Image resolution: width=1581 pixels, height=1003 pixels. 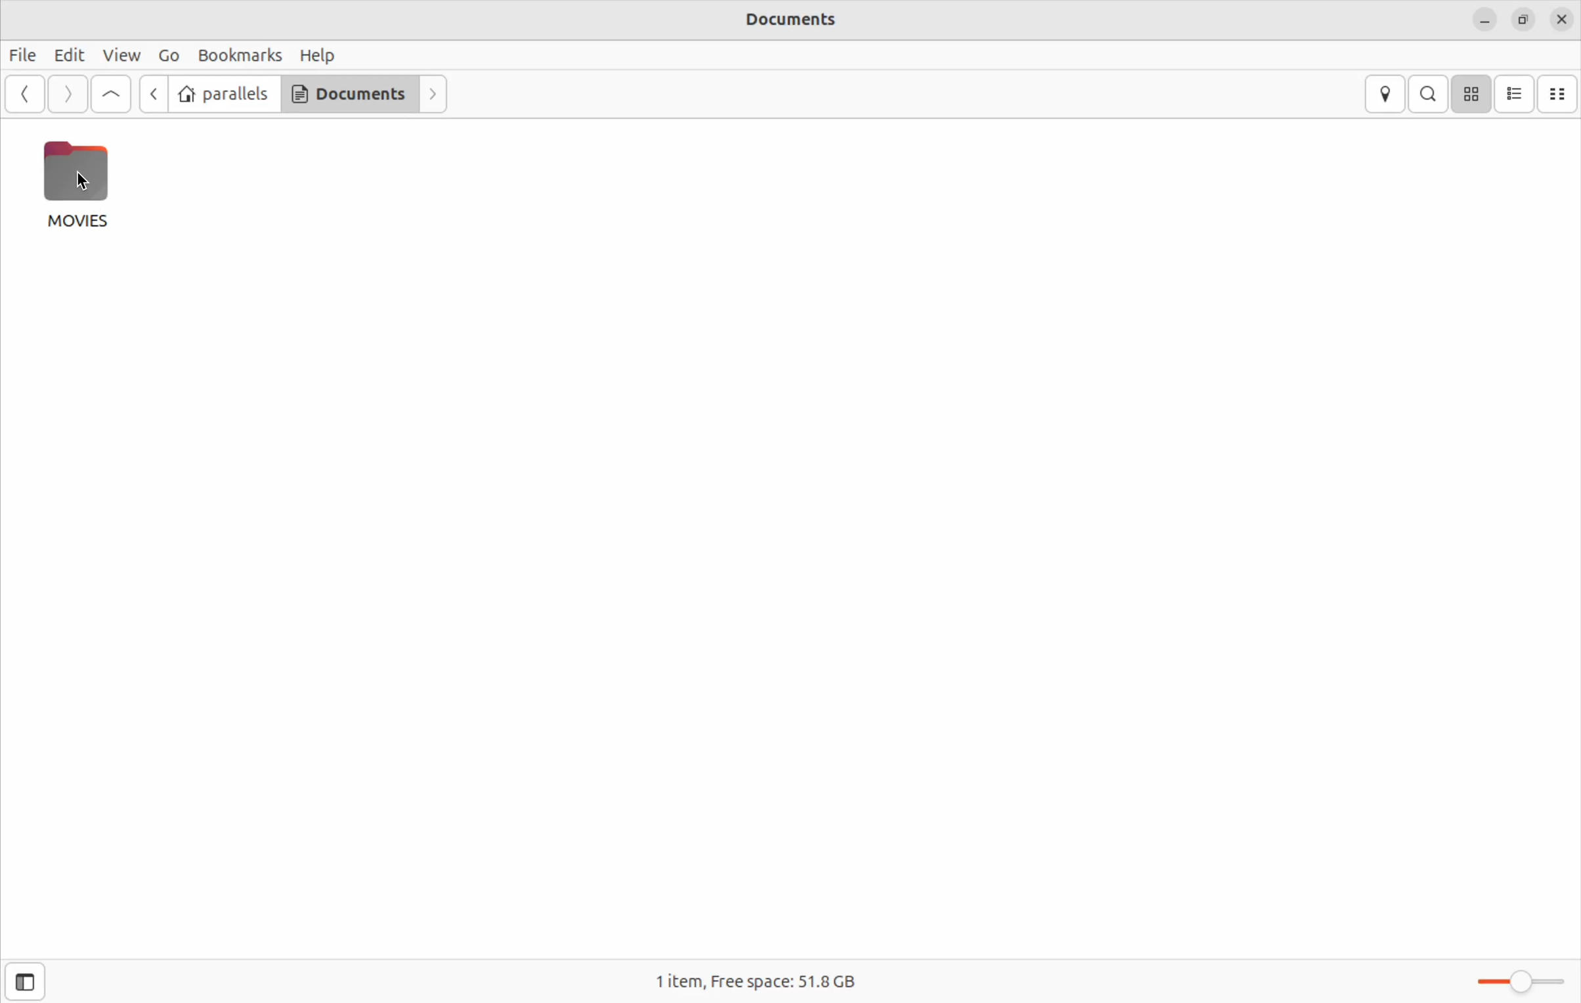 I want to click on show side bar, so click(x=31, y=982).